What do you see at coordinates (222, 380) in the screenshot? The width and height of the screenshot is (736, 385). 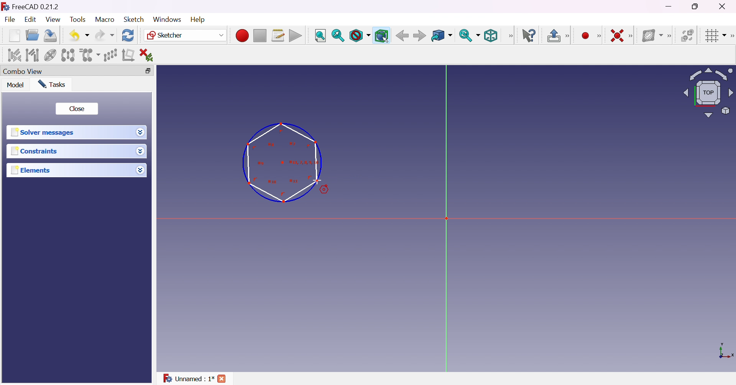 I see `Close` at bounding box center [222, 380].